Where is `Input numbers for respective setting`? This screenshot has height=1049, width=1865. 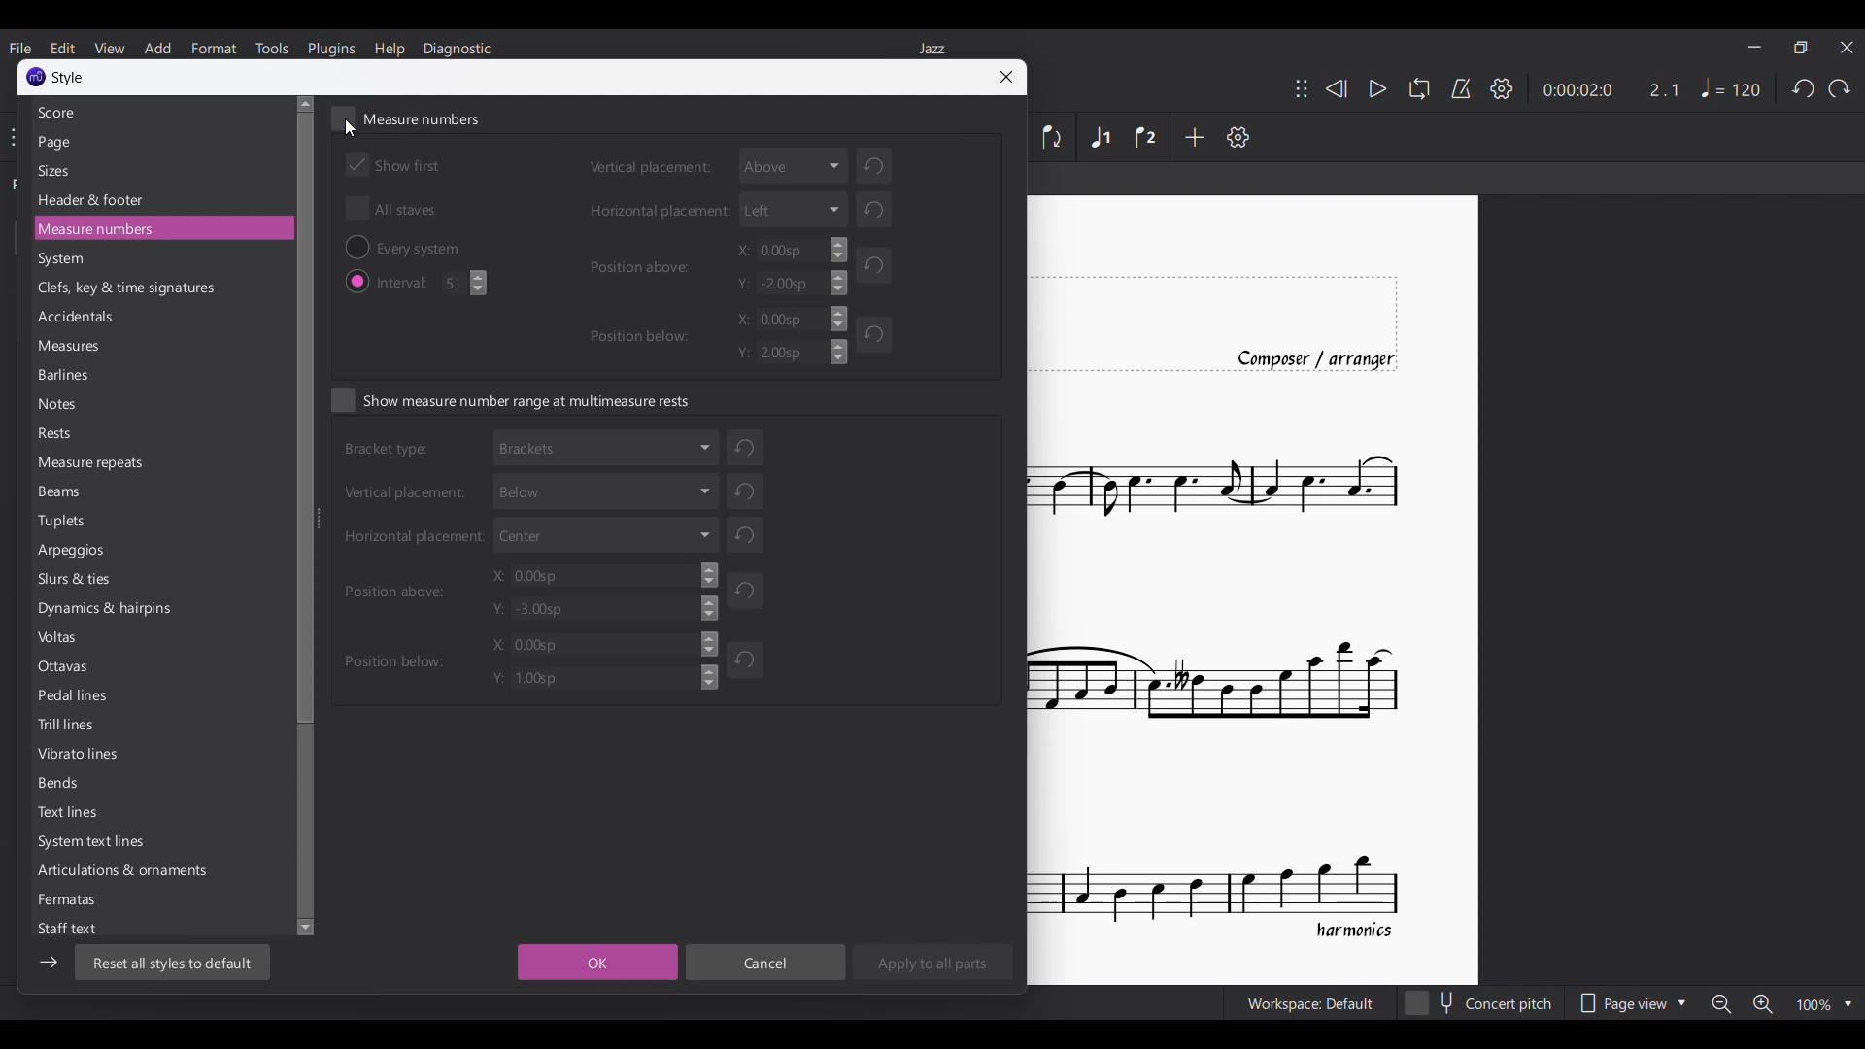
Input numbers for respective setting is located at coordinates (786, 250).